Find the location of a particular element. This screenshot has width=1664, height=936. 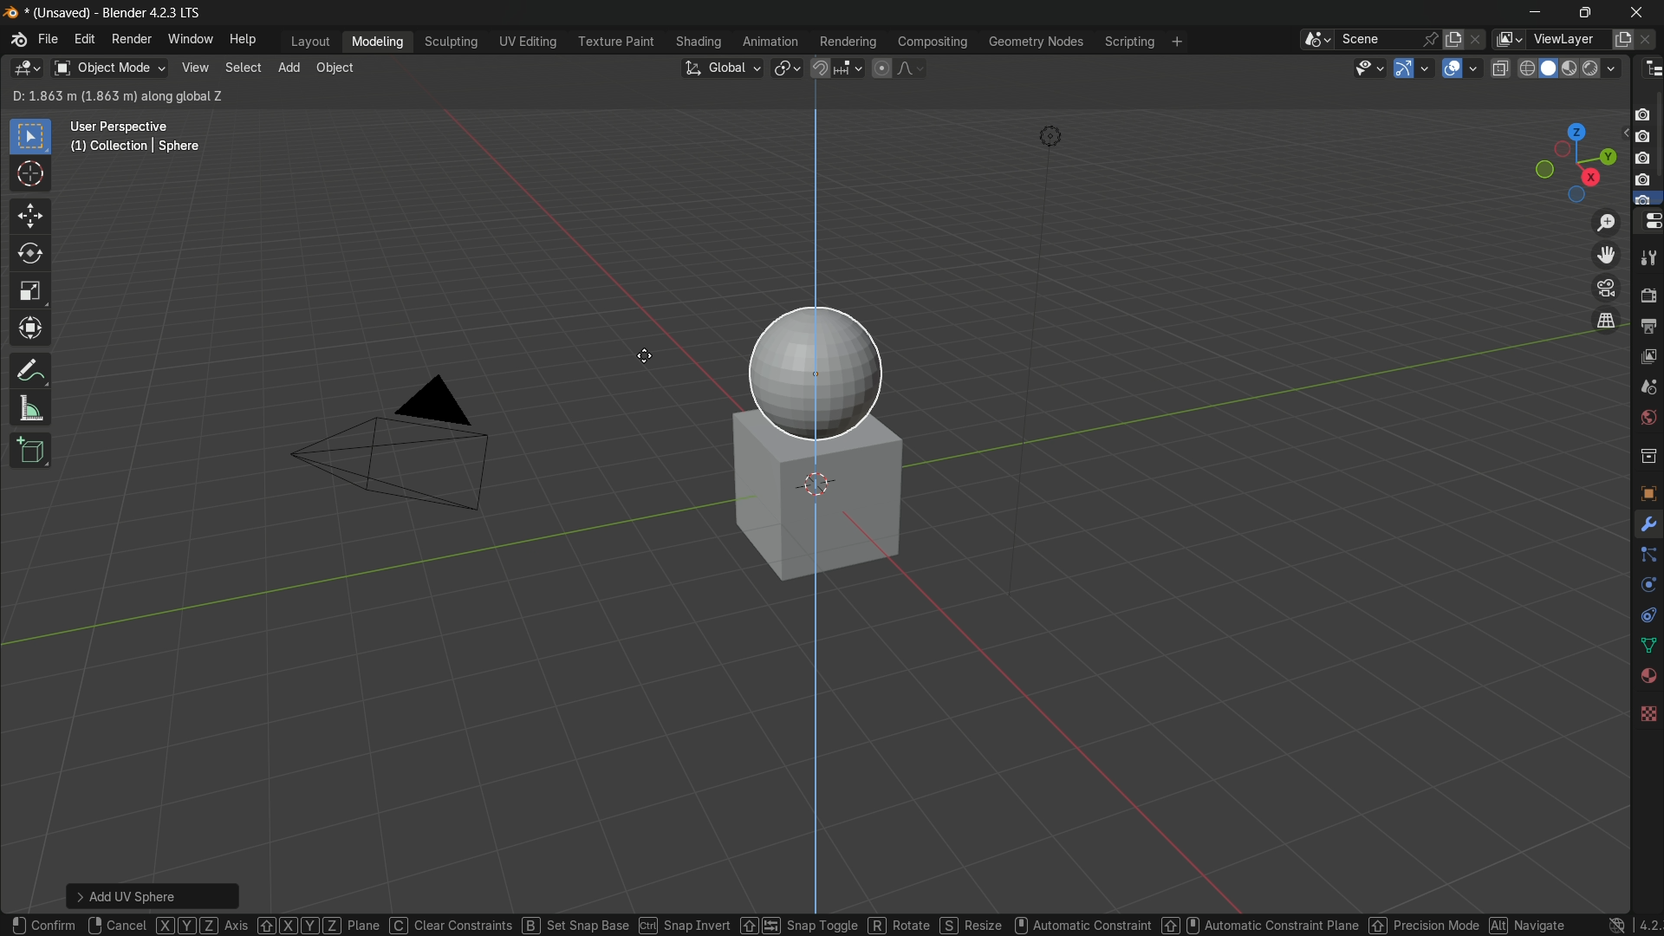

gizmos is located at coordinates (1429, 67).